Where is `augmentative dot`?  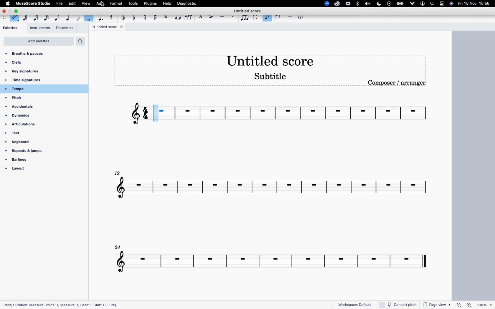
augmentative dot is located at coordinates (101, 17).